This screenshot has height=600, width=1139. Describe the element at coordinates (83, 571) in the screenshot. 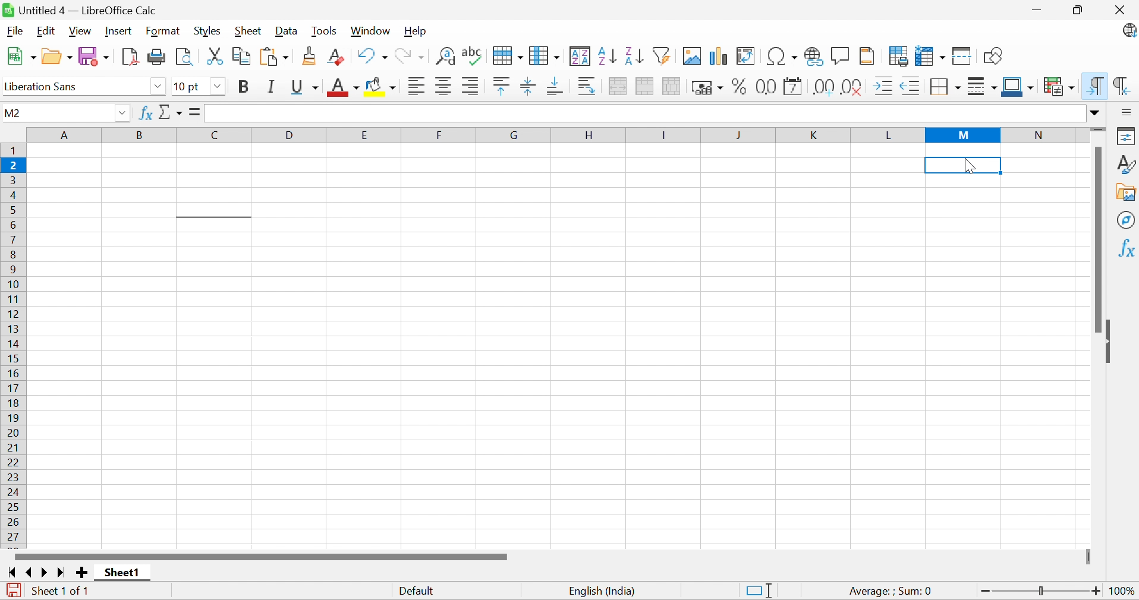

I see `Add new sheet` at that location.